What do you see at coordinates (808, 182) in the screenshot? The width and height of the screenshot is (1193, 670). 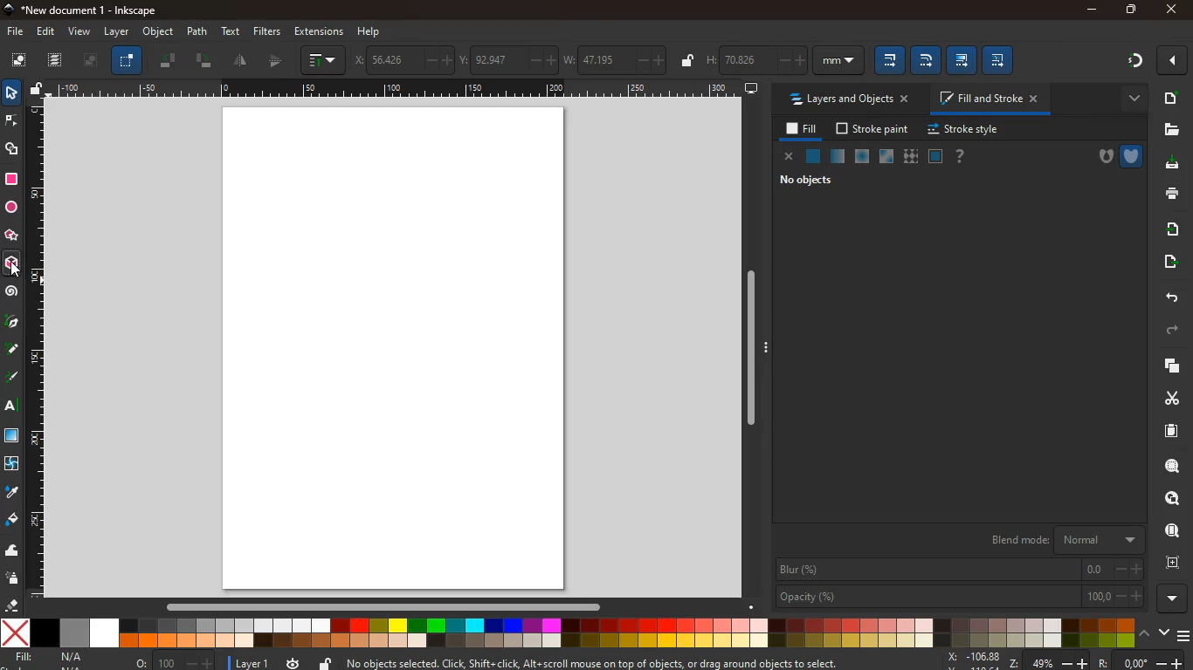 I see `no objects` at bounding box center [808, 182].